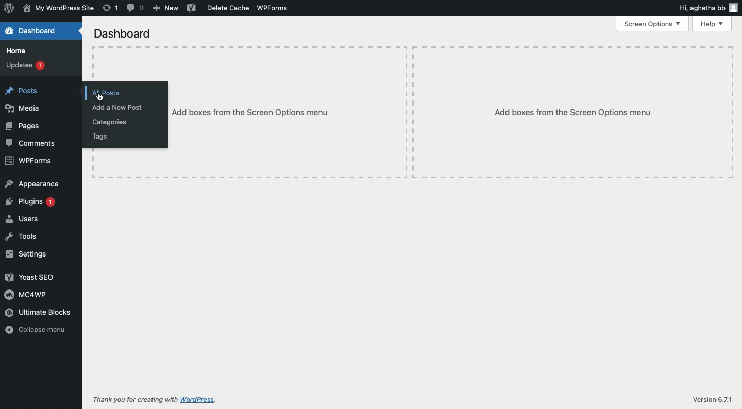 The height and width of the screenshot is (409, 742). What do you see at coordinates (35, 31) in the screenshot?
I see `Dashboard` at bounding box center [35, 31].